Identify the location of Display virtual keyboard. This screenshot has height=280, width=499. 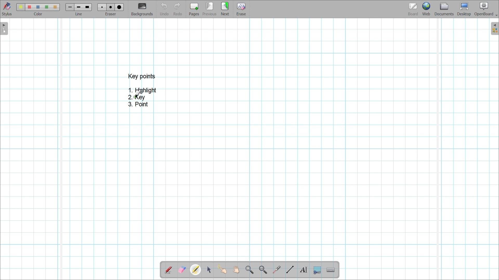
(331, 270).